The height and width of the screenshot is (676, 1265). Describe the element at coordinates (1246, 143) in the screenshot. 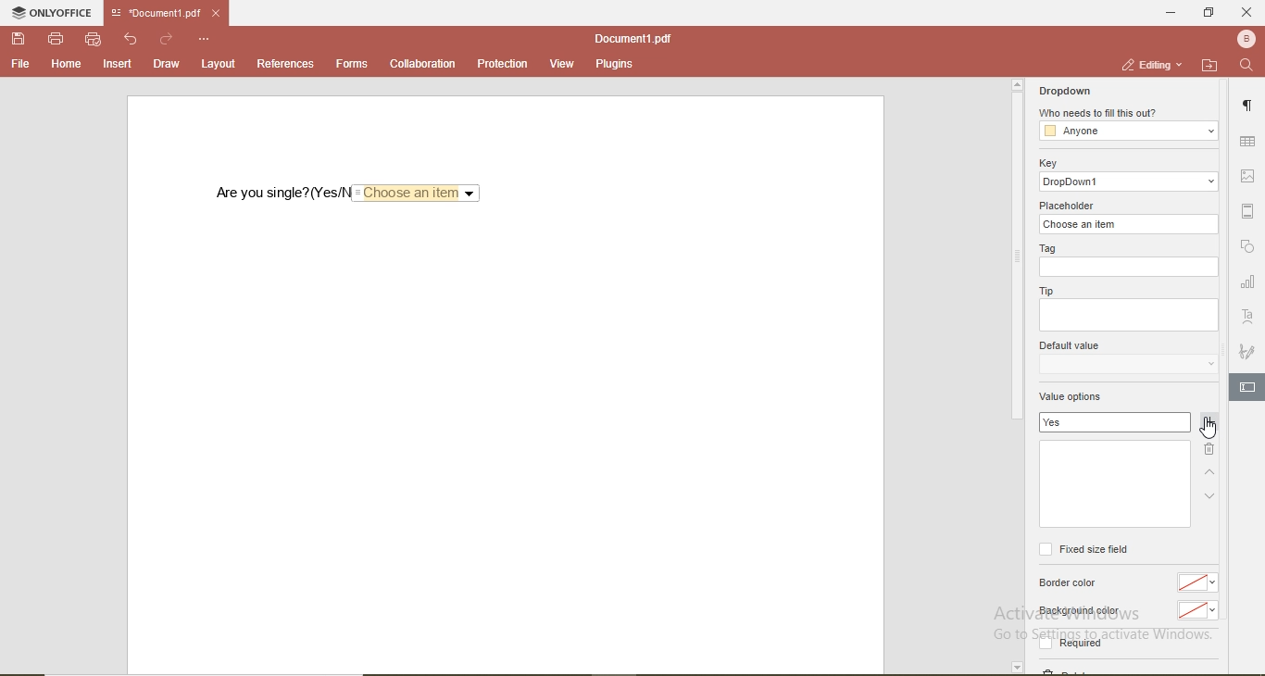

I see `table` at that location.